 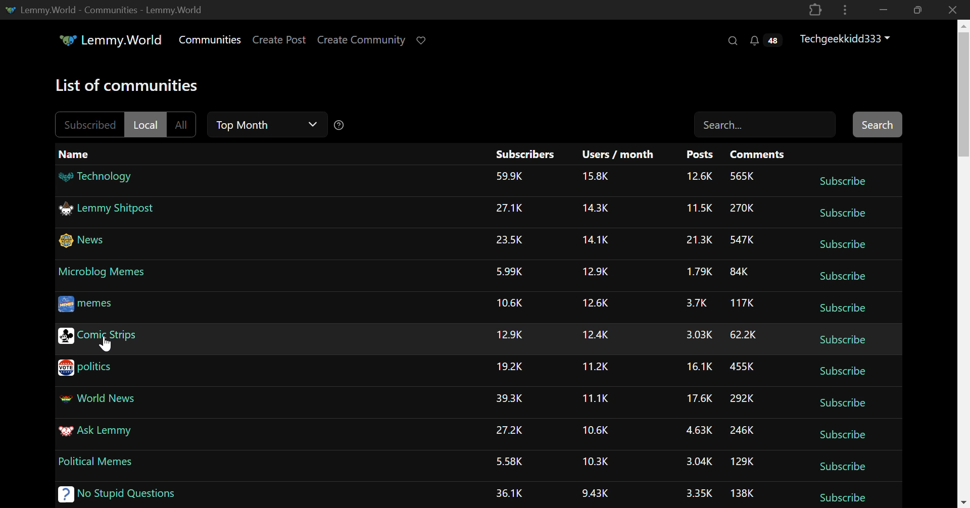 I want to click on Lemmy.World-Communities-Lemmy.World, so click(x=104, y=9).